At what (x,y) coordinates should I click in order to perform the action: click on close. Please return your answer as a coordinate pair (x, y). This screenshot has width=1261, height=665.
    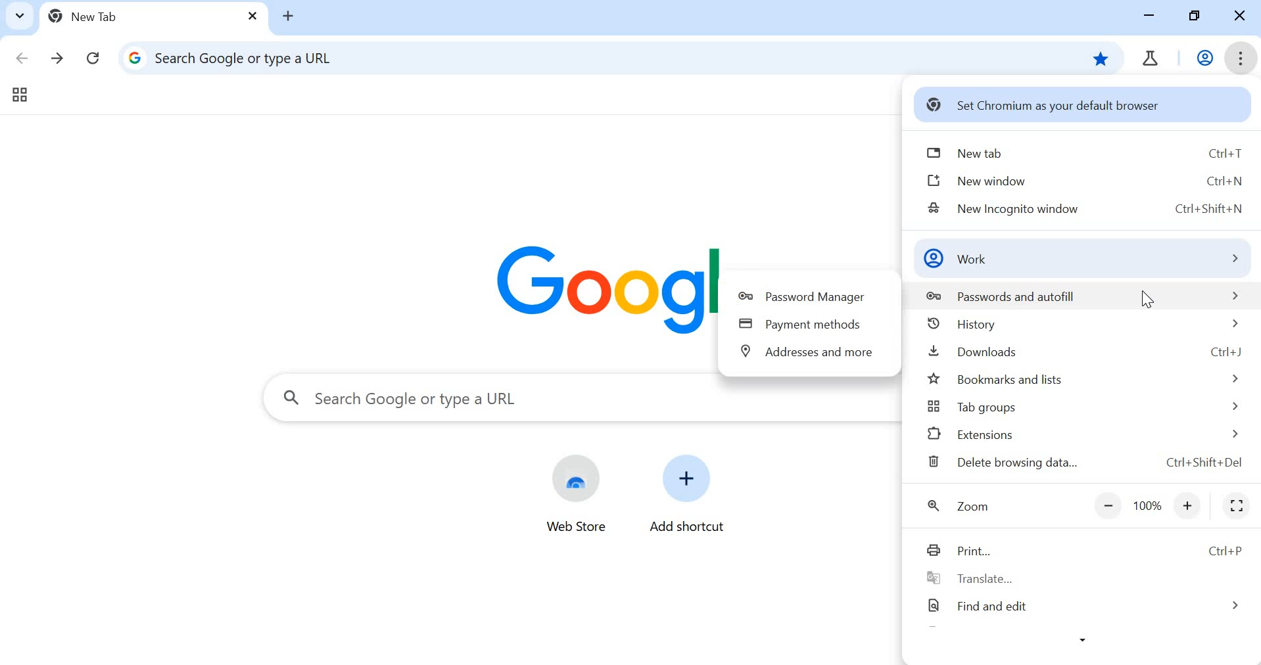
    Looking at the image, I should click on (1240, 18).